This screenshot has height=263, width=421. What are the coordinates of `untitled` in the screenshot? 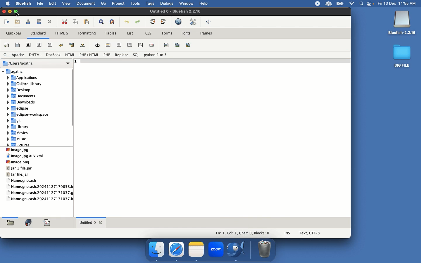 It's located at (91, 223).